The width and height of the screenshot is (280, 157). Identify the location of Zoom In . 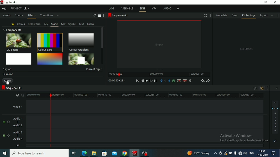
(18, 95).